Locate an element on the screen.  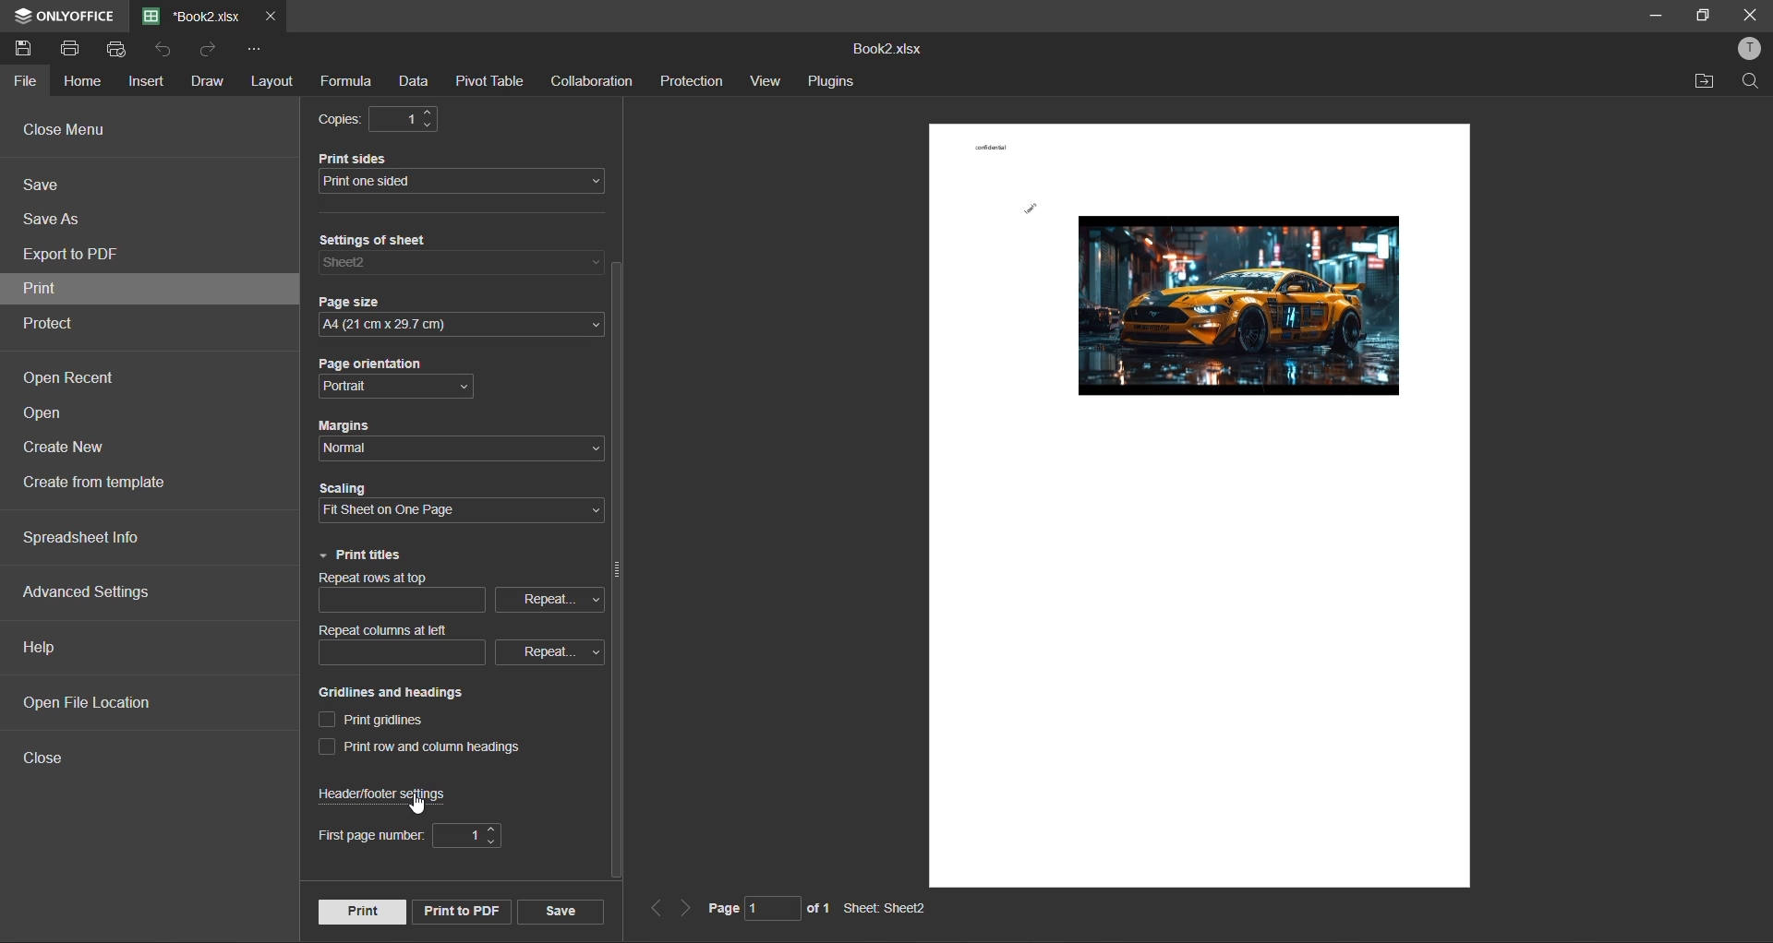
export to pdf is located at coordinates (77, 252).